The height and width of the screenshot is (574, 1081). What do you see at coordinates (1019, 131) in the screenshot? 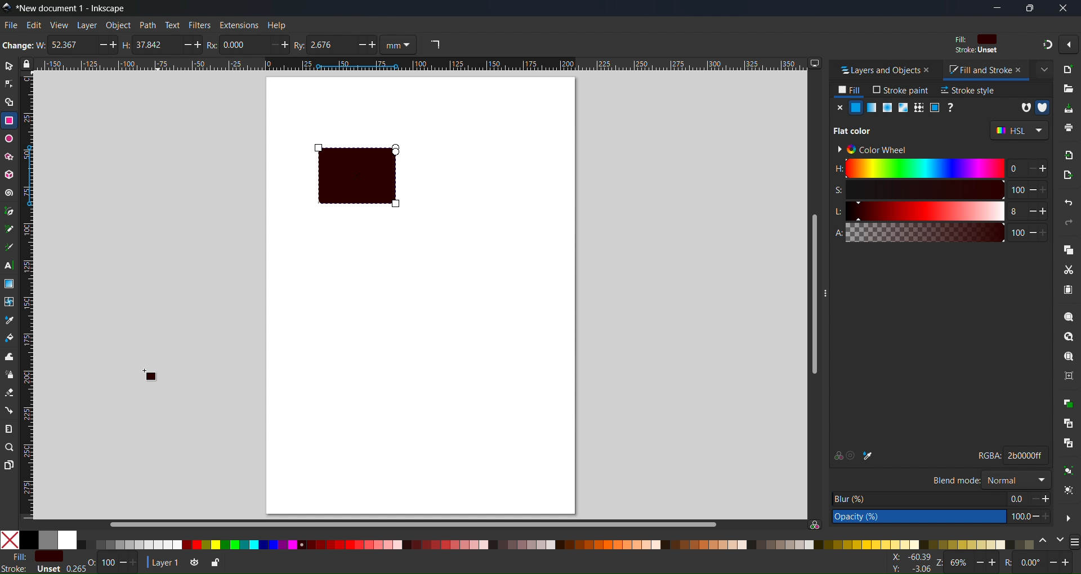
I see `HSL Color` at bounding box center [1019, 131].